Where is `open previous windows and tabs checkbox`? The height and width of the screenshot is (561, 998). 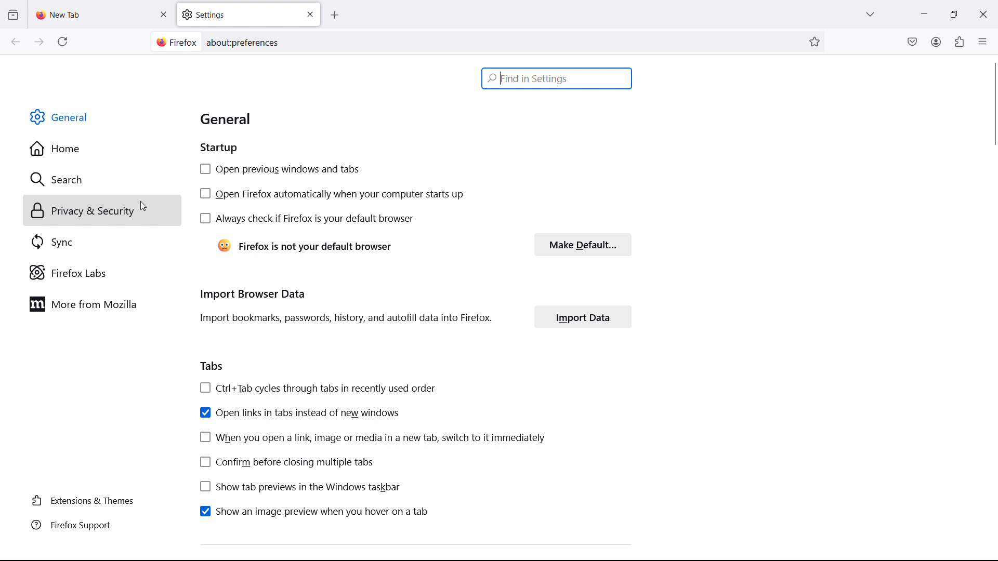 open previous windows and tabs checkbox is located at coordinates (282, 168).